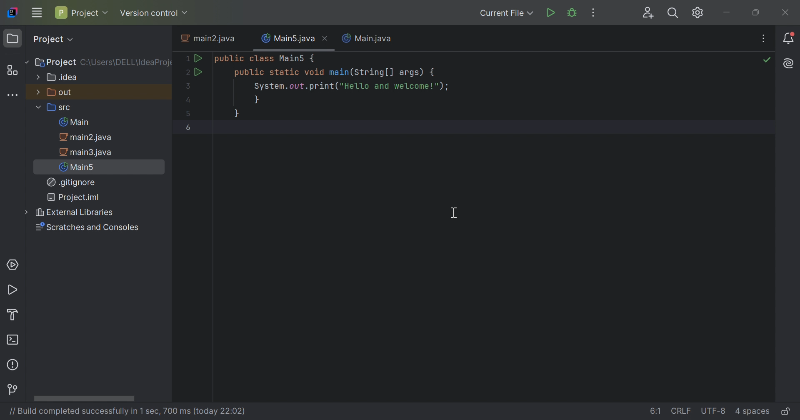  What do you see at coordinates (72, 182) in the screenshot?
I see `.gitignore` at bounding box center [72, 182].